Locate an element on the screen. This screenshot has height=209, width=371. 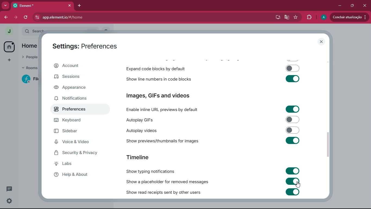
notifications is located at coordinates (75, 99).